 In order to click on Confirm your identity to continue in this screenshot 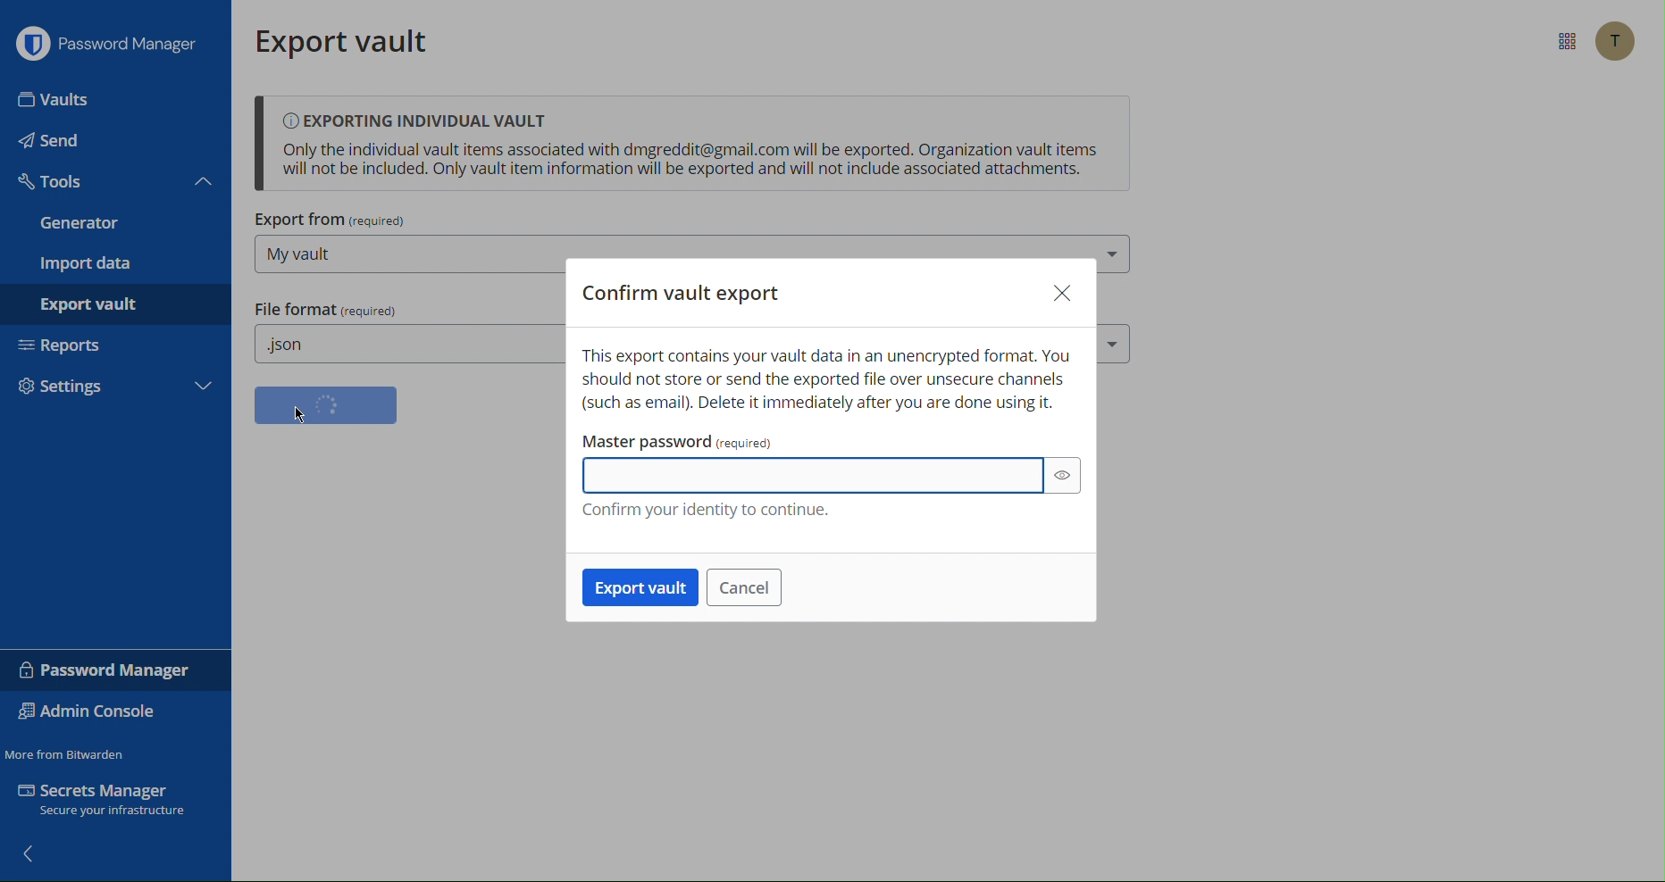, I will do `click(714, 511)`.